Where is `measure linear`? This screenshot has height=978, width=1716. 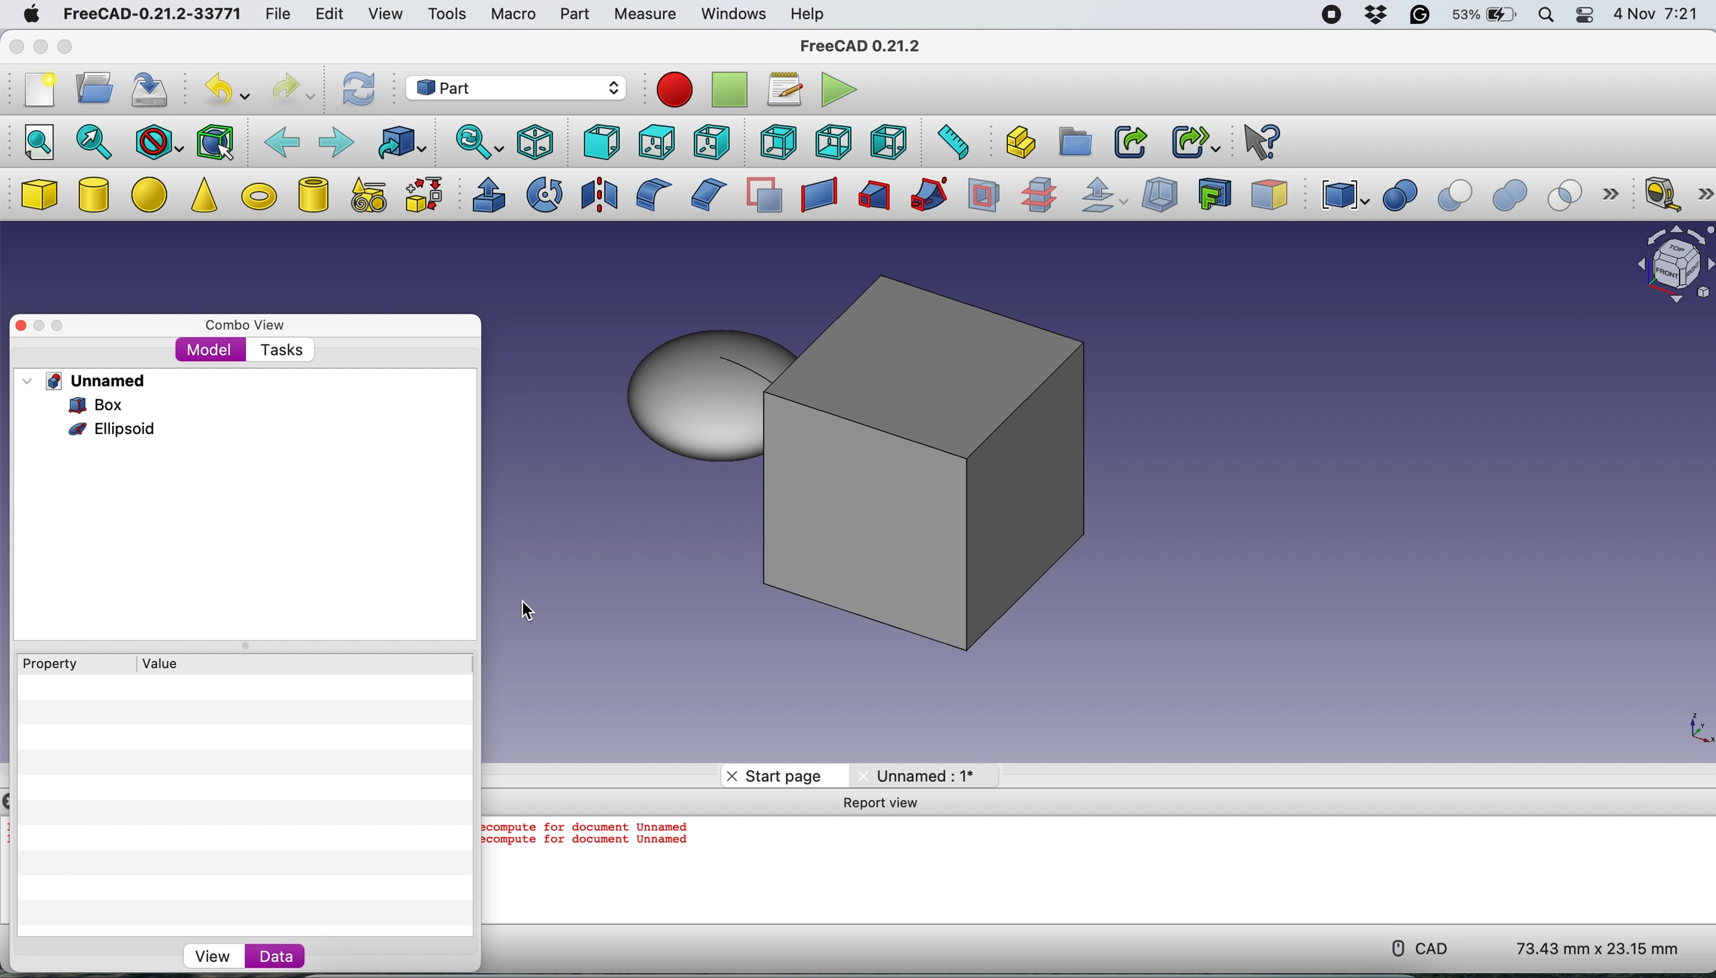 measure linear is located at coordinates (1660, 193).